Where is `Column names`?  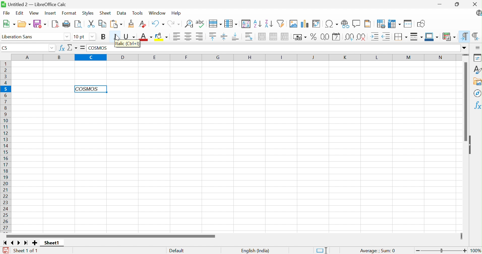
Column names is located at coordinates (235, 57).